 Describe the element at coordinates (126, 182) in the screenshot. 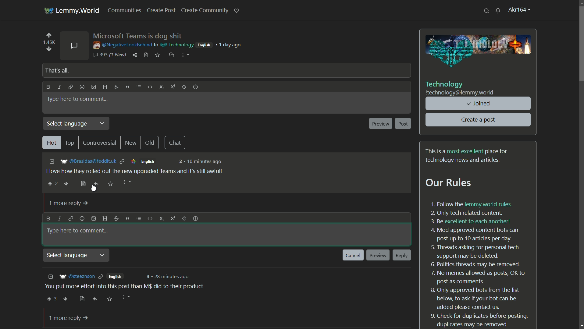

I see `more options` at that location.